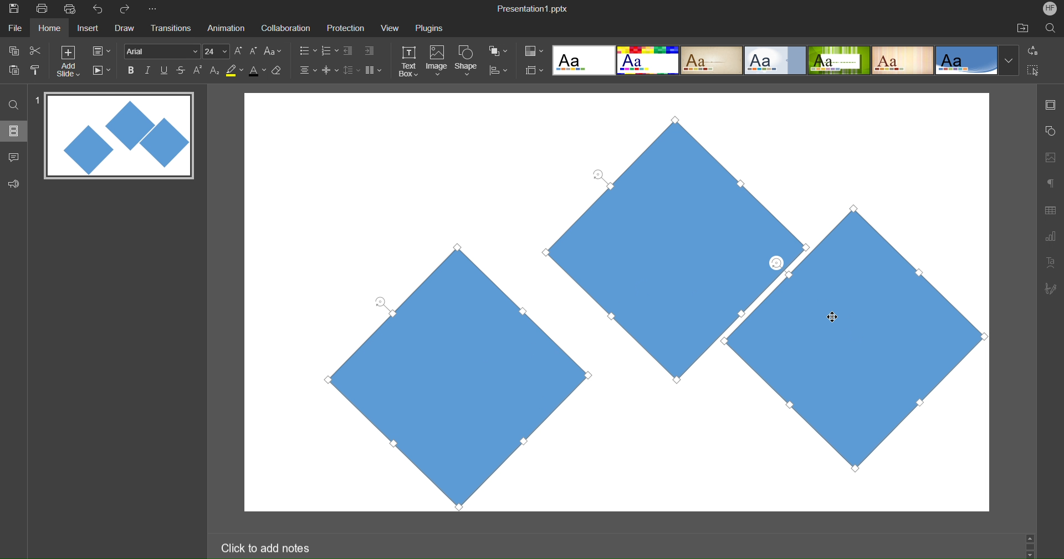 This screenshot has width=1064, height=559. Describe the element at coordinates (17, 183) in the screenshot. I see `support` at that location.